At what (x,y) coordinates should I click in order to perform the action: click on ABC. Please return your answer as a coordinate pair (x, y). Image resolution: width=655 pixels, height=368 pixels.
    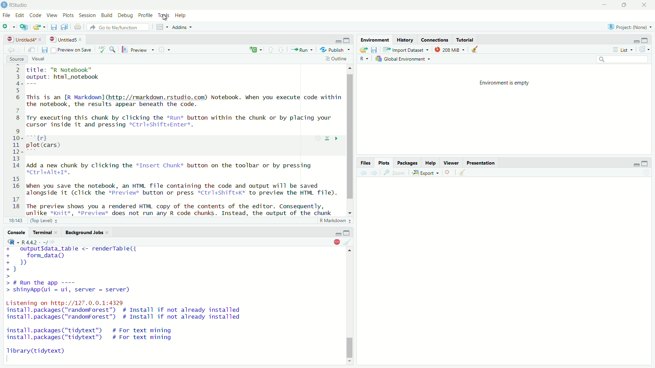
    Looking at the image, I should click on (107, 49).